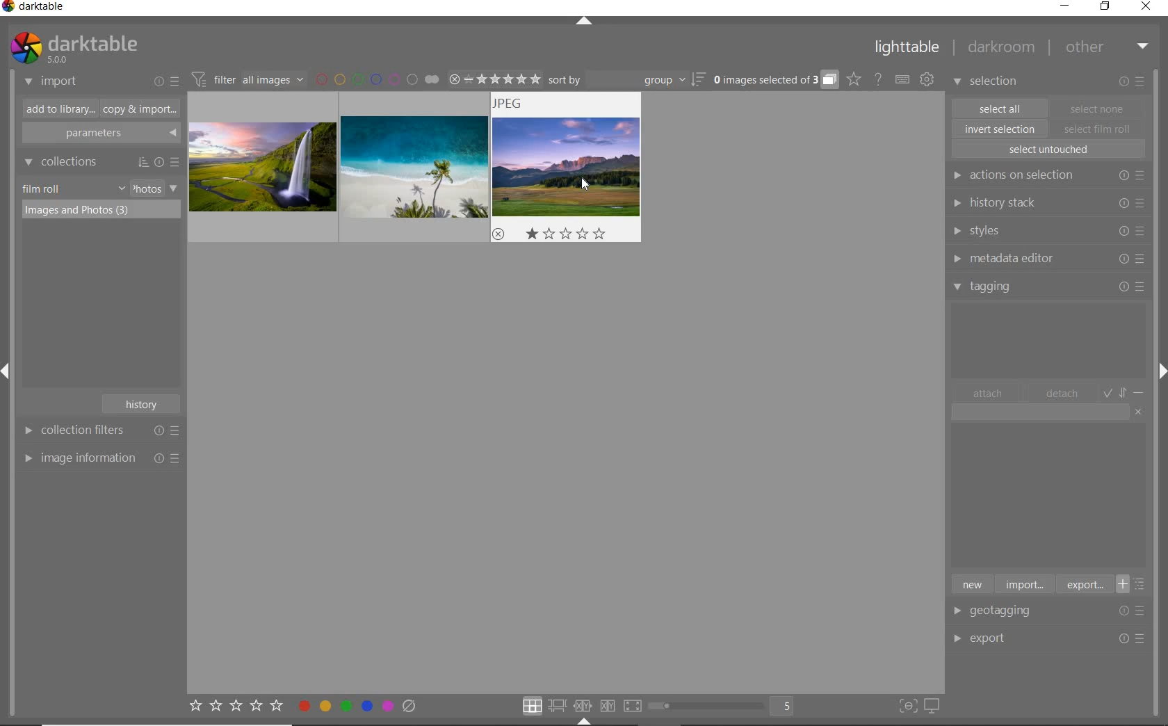 This screenshot has height=726, width=1168. I want to click on image information, so click(101, 458).